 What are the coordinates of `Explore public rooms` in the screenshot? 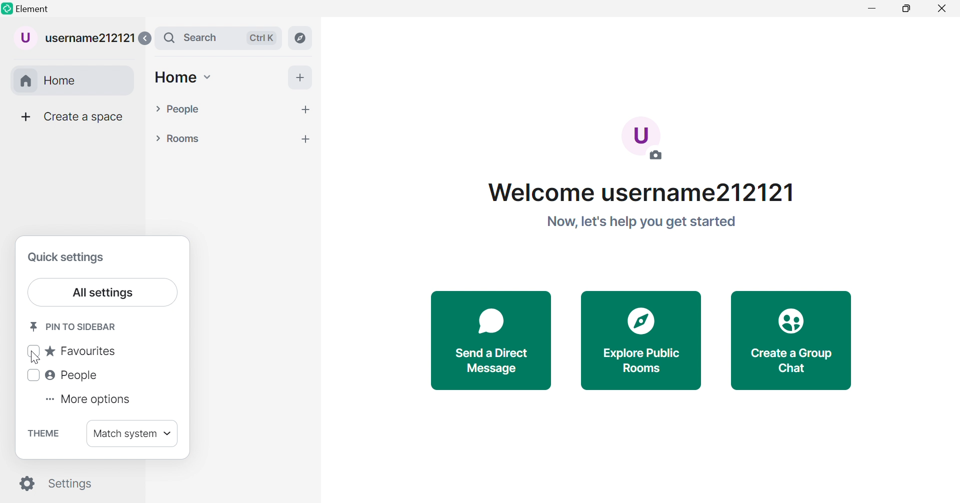 It's located at (642, 360).